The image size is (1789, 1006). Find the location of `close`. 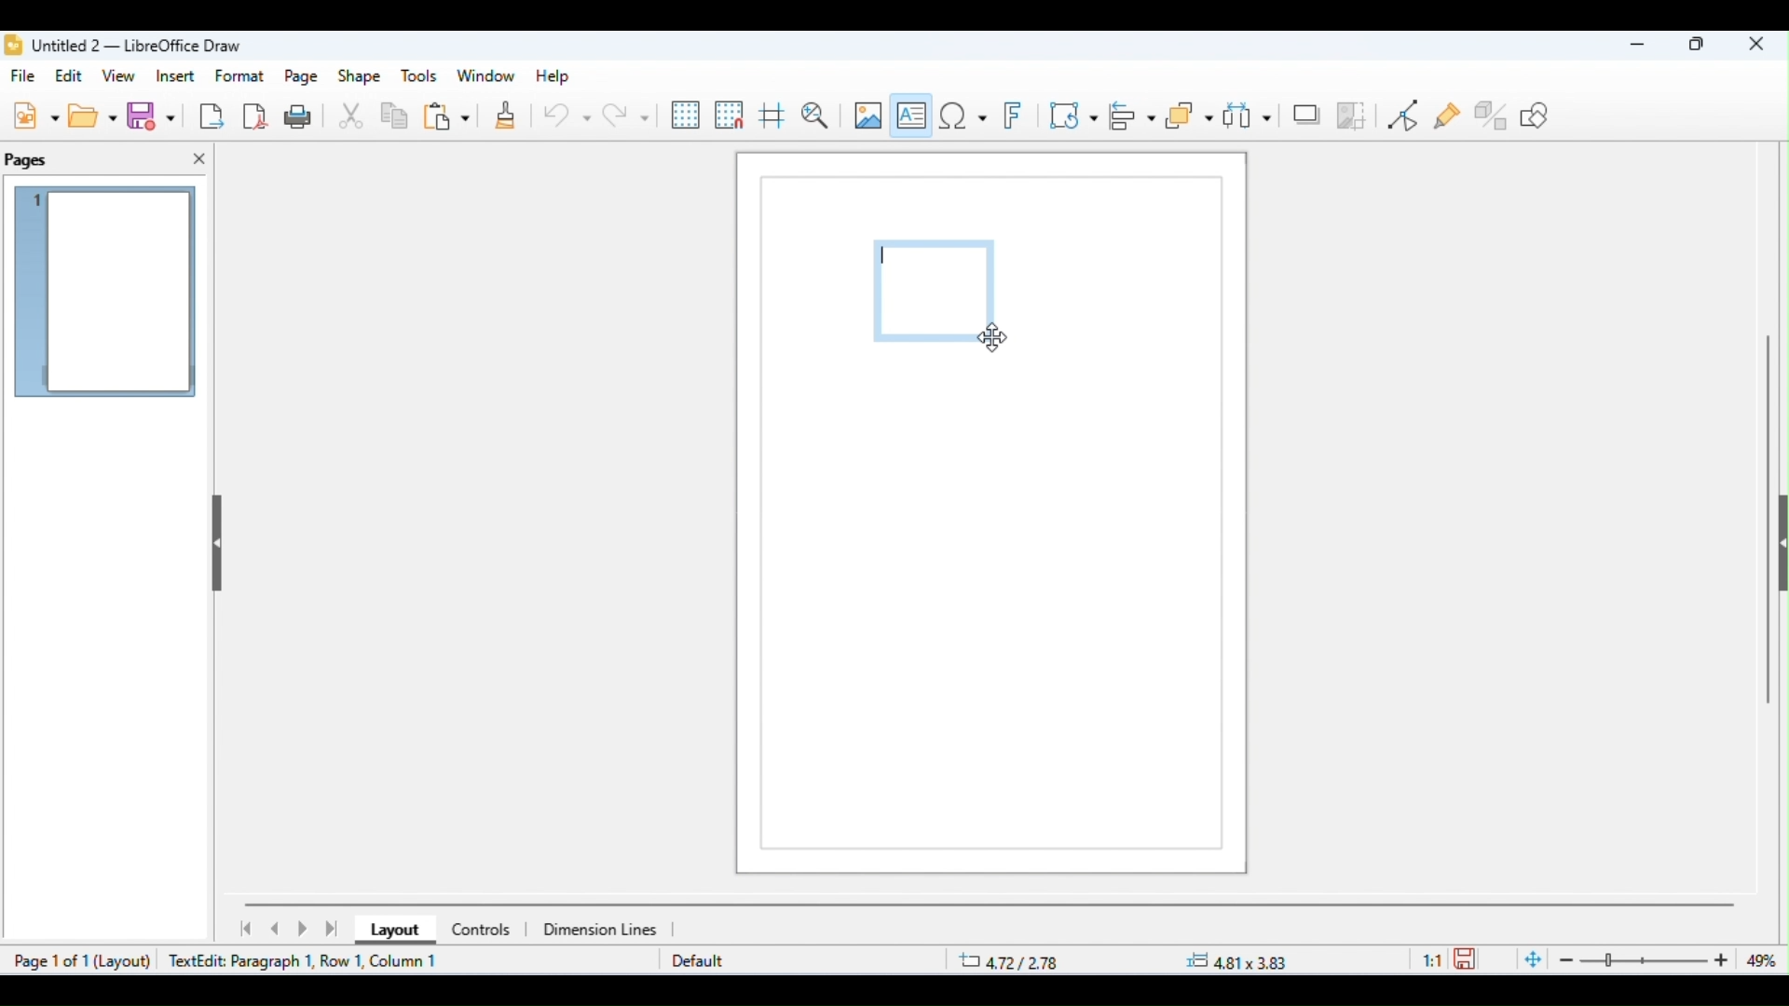

close is located at coordinates (199, 159).